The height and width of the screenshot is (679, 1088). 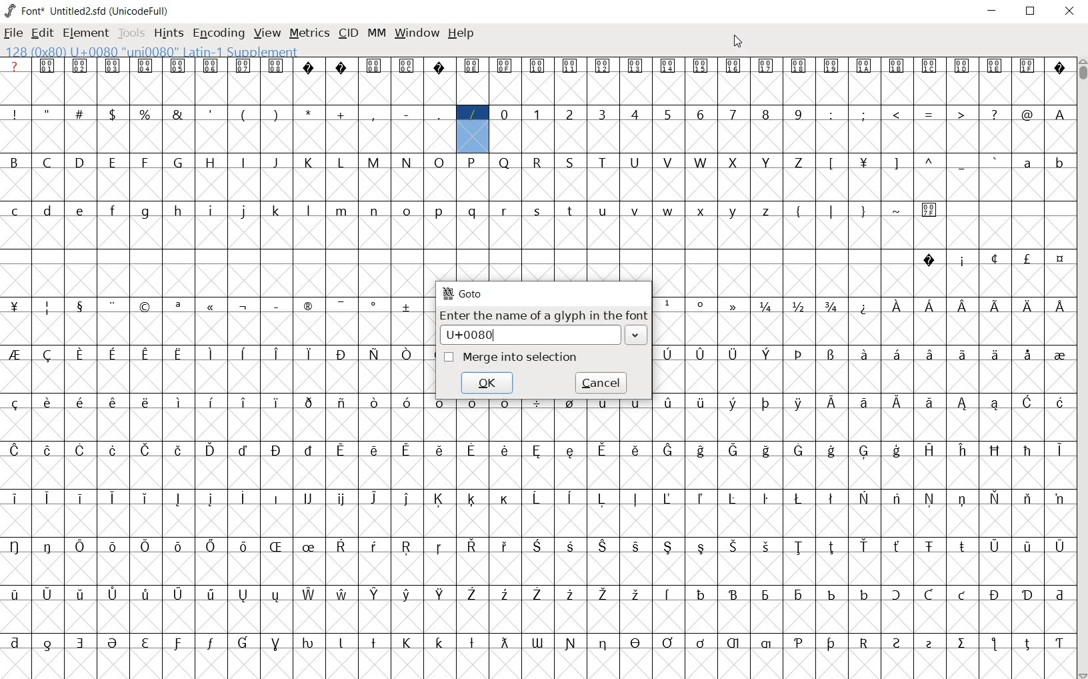 What do you see at coordinates (929, 547) in the screenshot?
I see `glyph` at bounding box center [929, 547].